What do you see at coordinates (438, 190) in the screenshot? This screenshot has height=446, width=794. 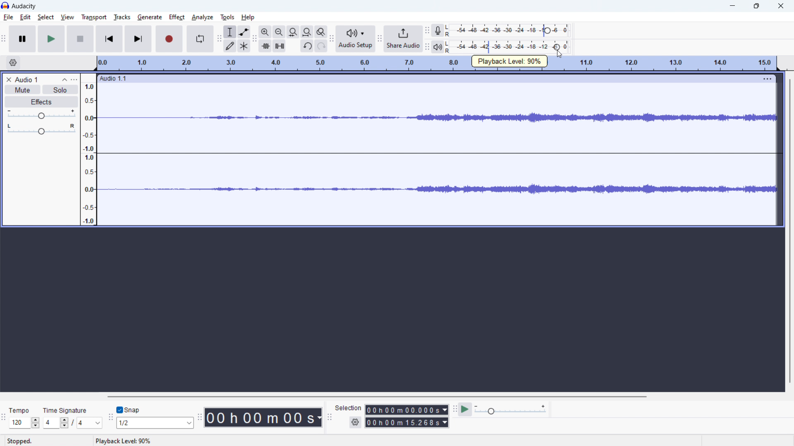 I see `waveform` at bounding box center [438, 190].